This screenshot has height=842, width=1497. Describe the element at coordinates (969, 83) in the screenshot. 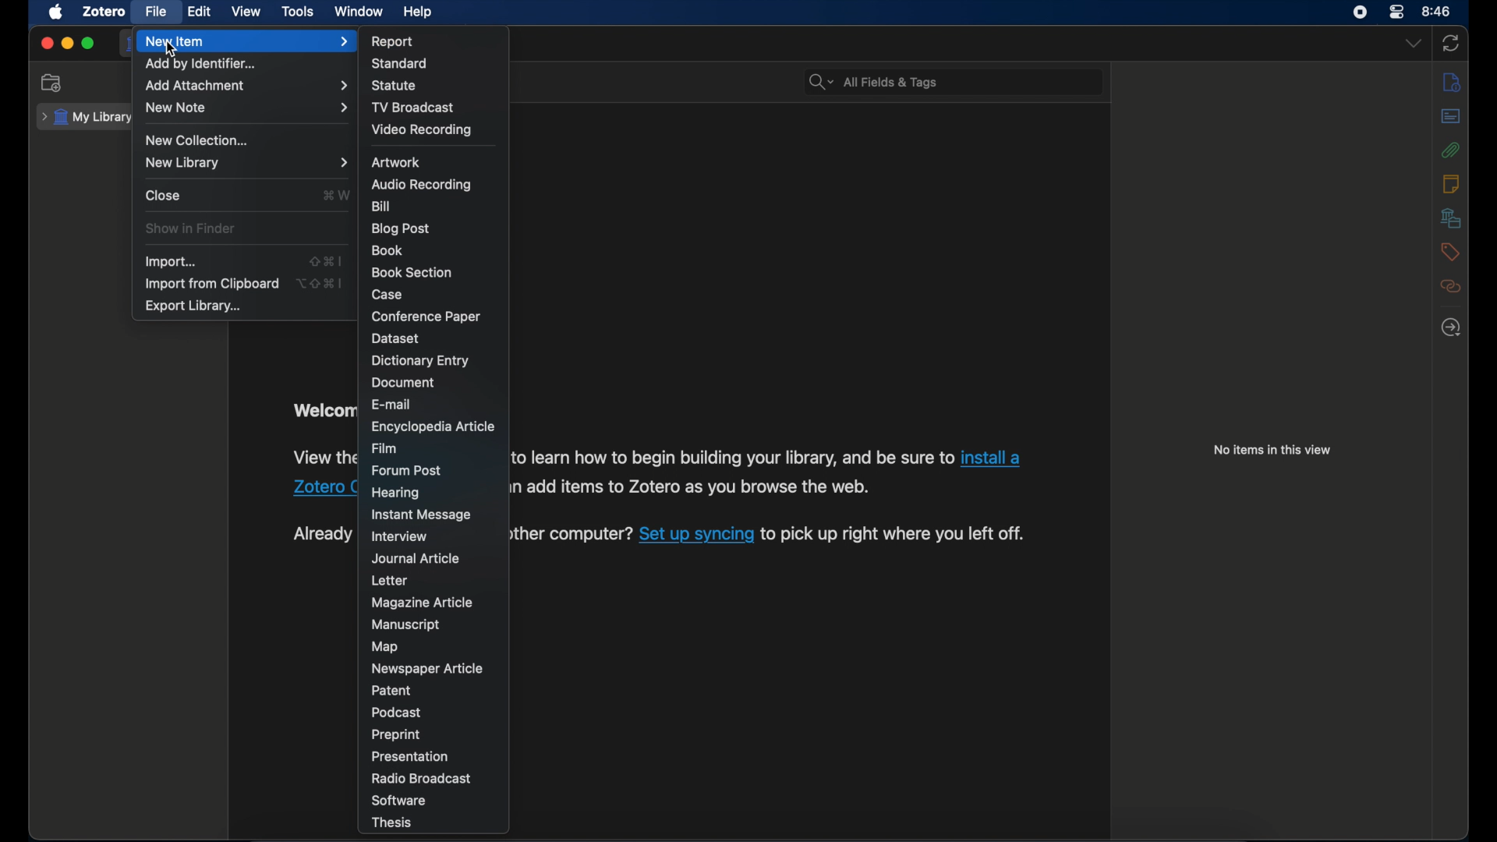

I see `search bar input` at that location.